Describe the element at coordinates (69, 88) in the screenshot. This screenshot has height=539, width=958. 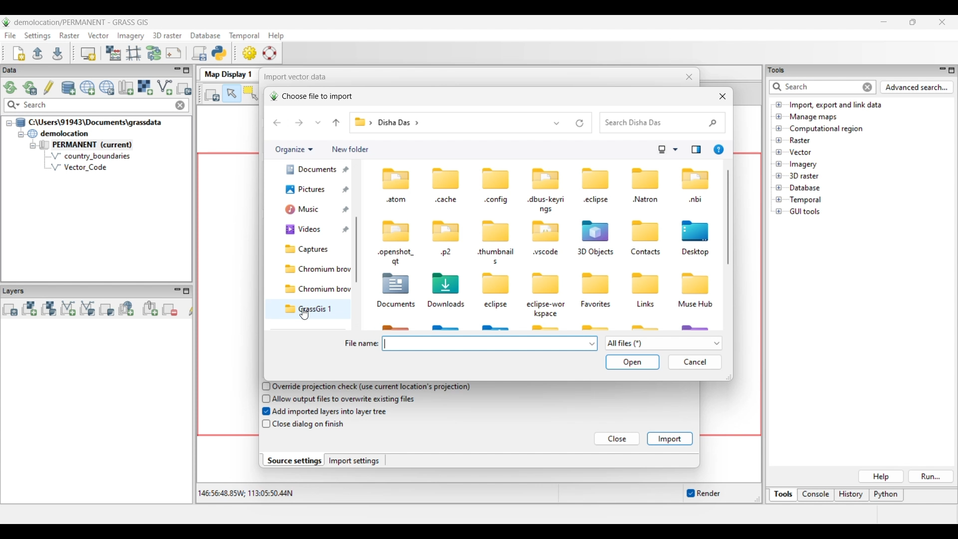
I see `Add existing or create new database` at that location.